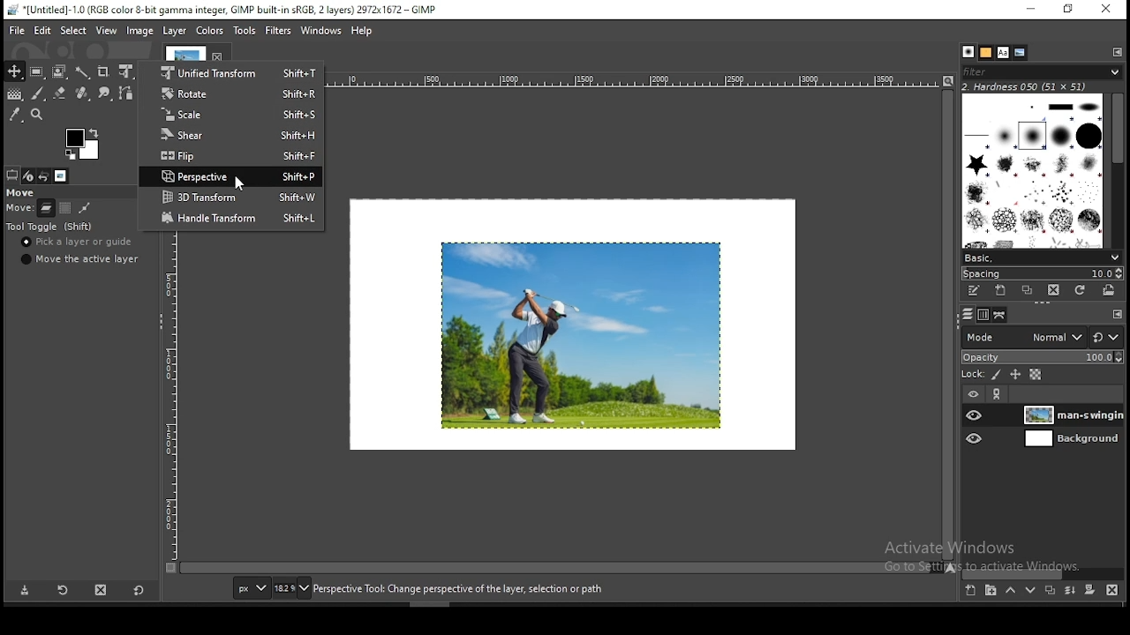  What do you see at coordinates (1002, 51) in the screenshot?
I see `fonts` at bounding box center [1002, 51].